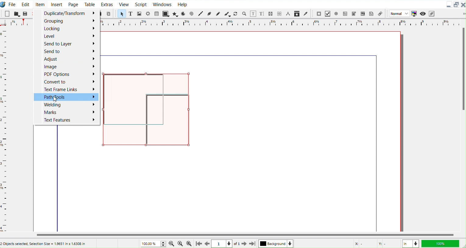 The height and width of the screenshot is (248, 466). I want to click on Text Frame, so click(131, 13).